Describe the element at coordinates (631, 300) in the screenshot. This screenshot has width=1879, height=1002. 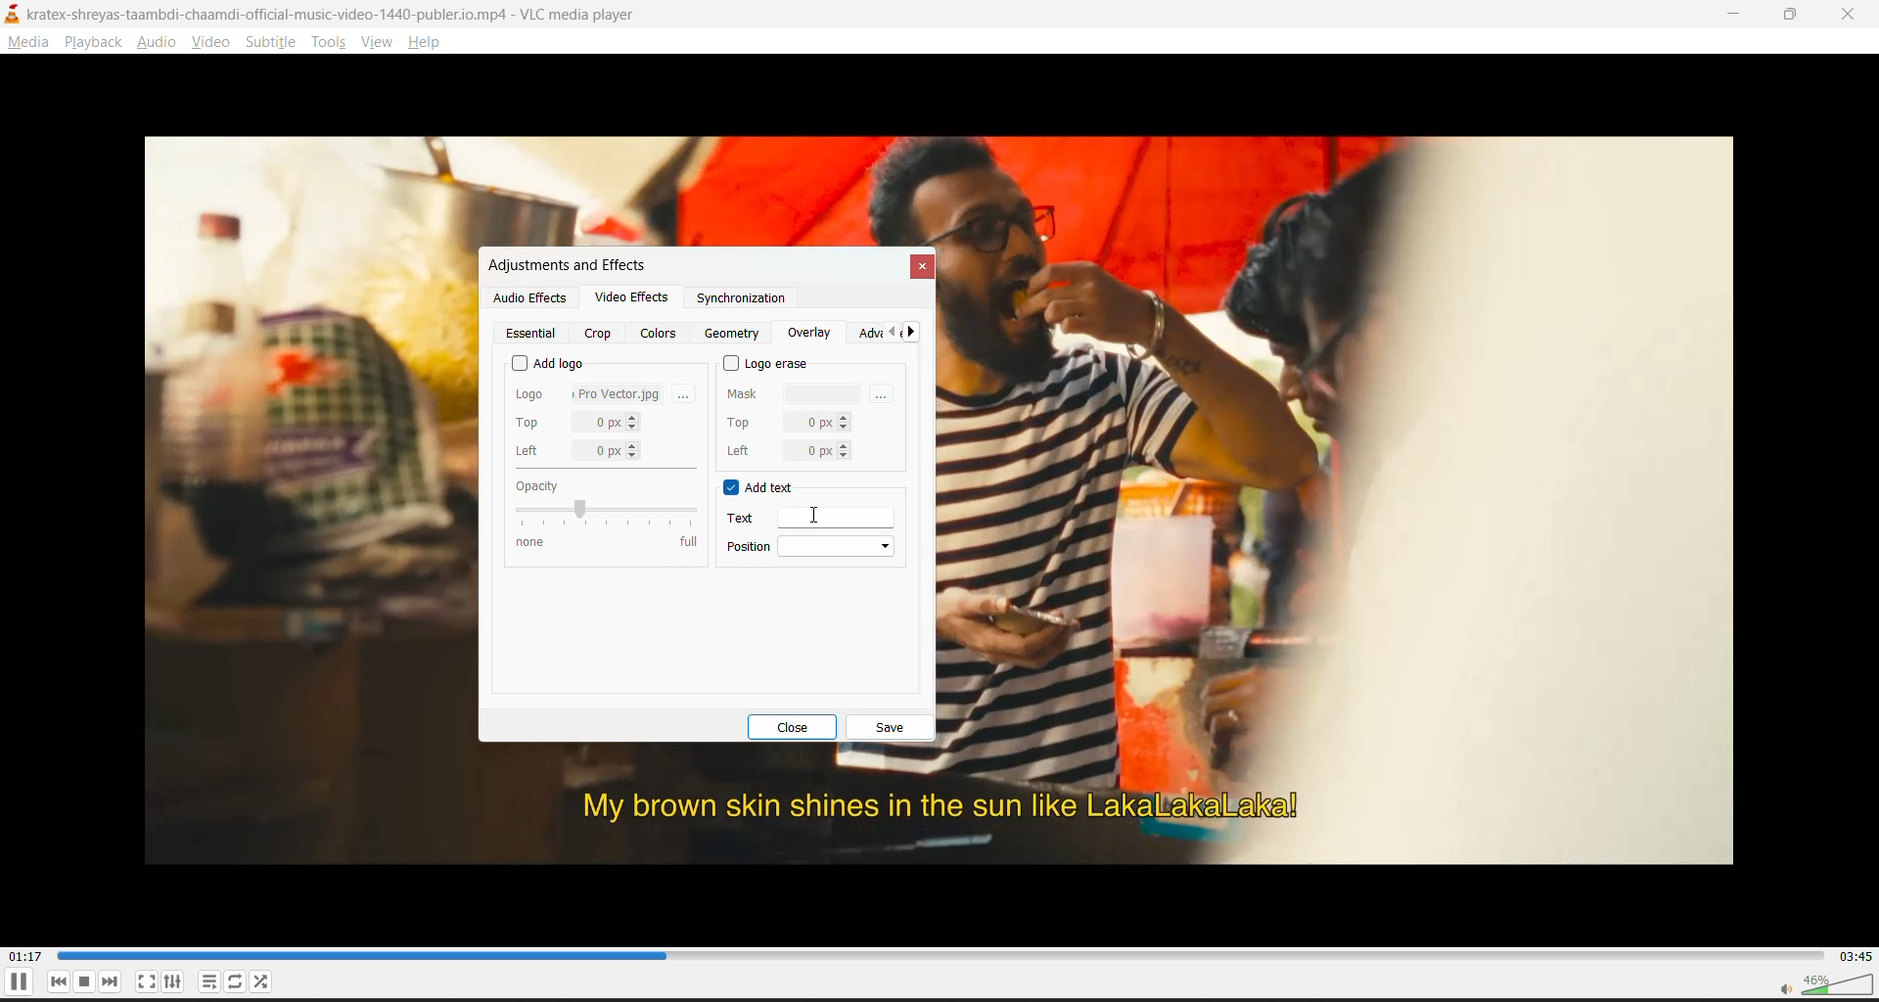
I see `video effects` at that location.